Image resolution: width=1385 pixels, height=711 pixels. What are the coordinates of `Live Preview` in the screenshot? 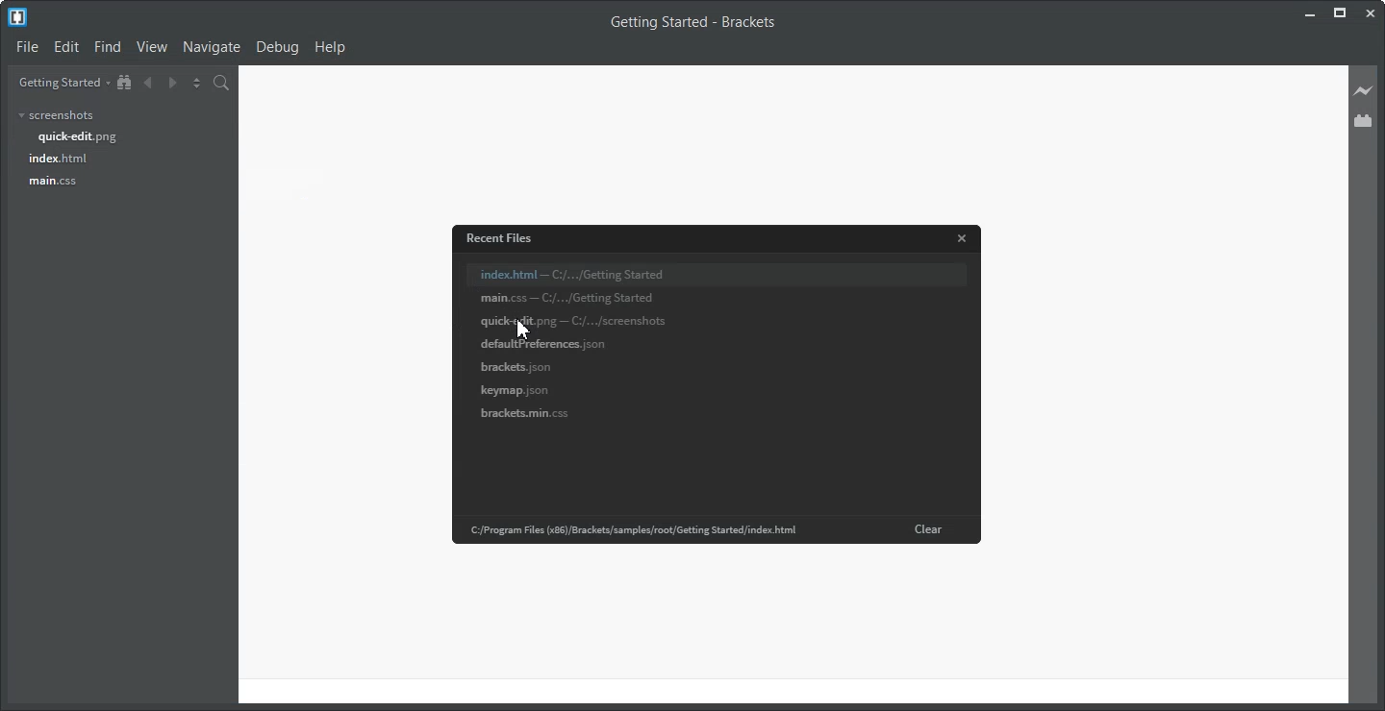 It's located at (1364, 89).